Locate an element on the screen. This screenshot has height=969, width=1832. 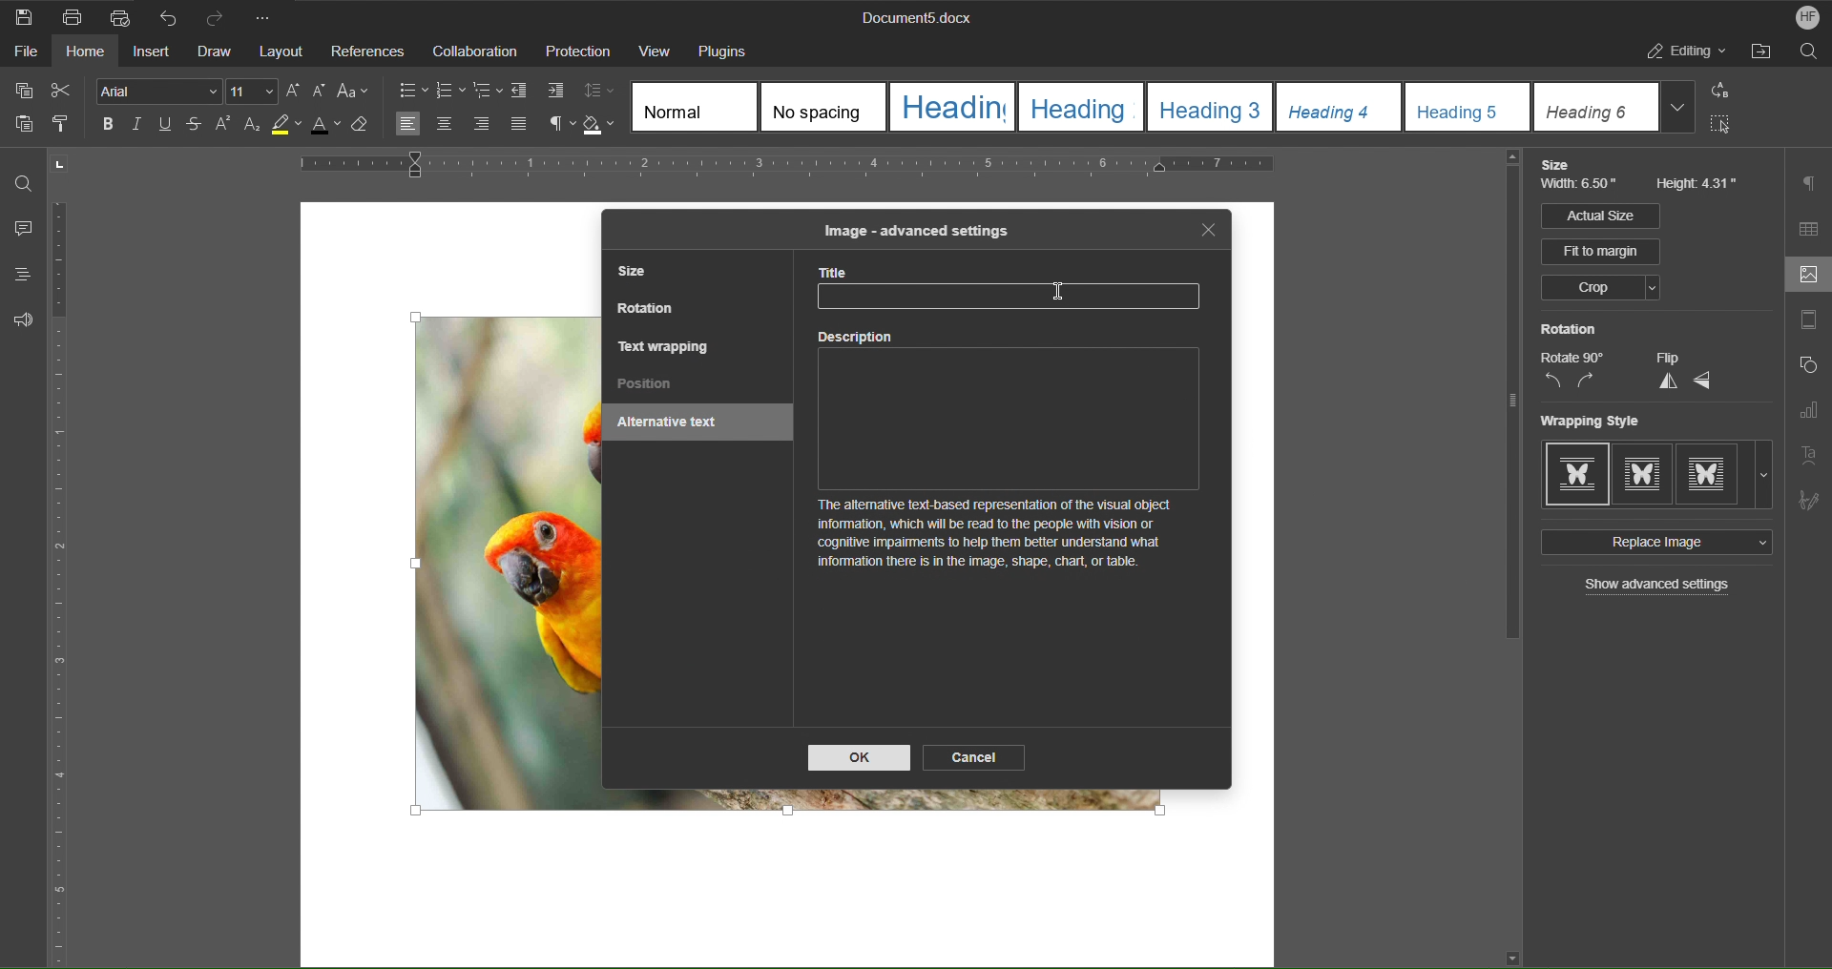
Increase Size is located at coordinates (296, 91).